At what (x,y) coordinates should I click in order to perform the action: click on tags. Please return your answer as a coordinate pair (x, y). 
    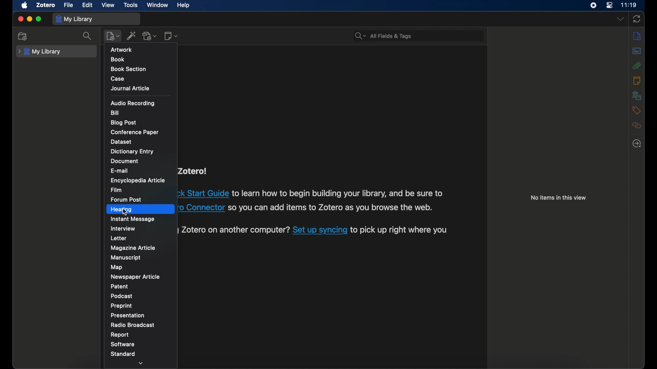
    Looking at the image, I should click on (636, 110).